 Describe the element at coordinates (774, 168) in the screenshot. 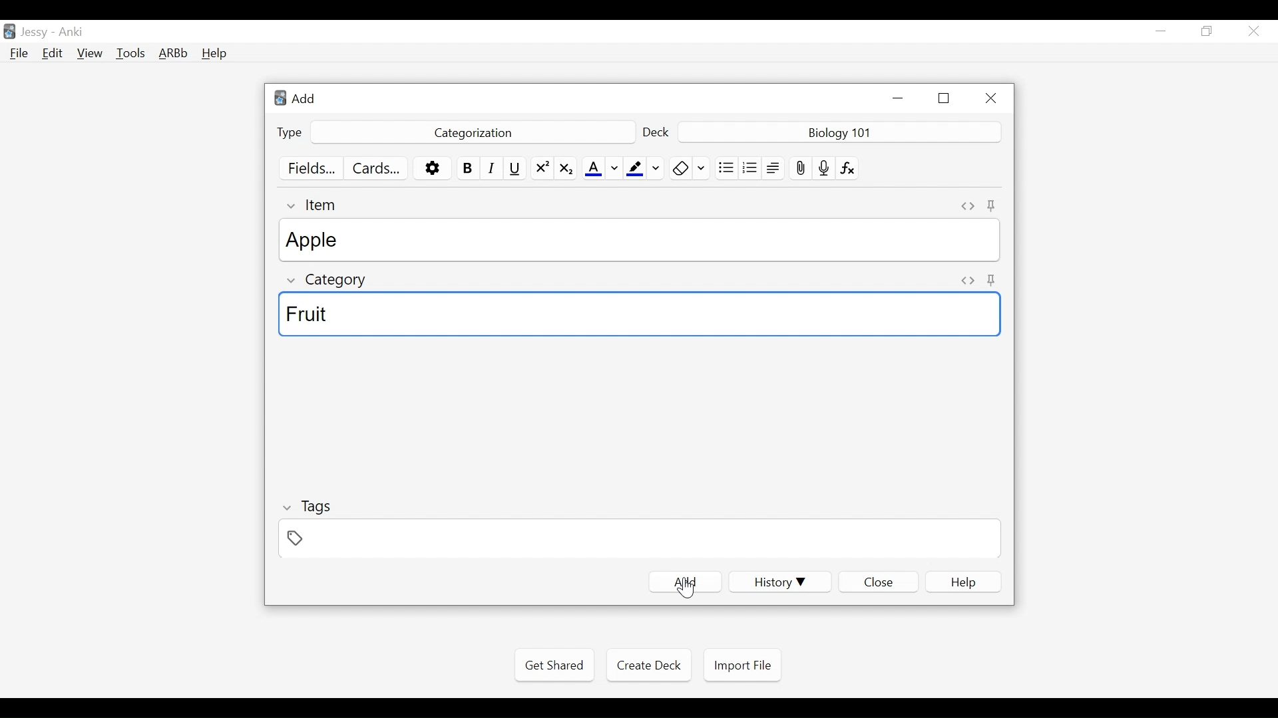

I see `Alignment` at that location.